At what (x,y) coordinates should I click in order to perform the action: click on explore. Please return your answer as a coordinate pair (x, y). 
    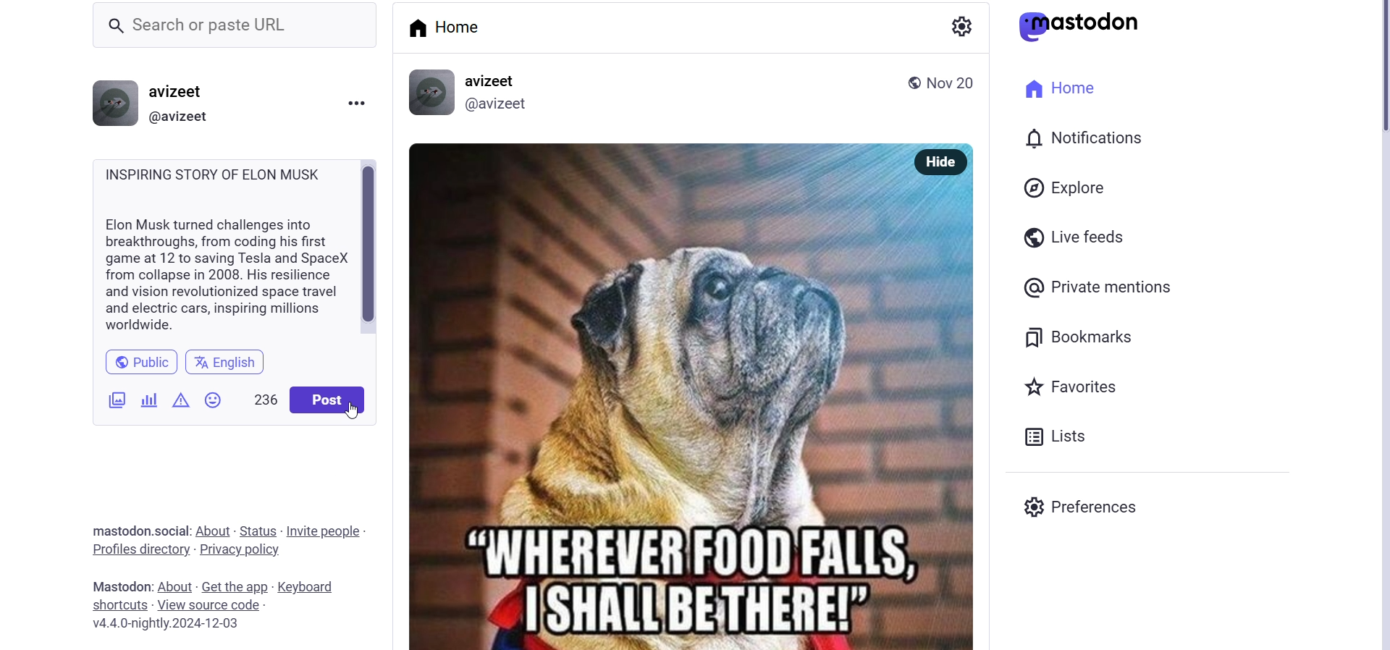
    Looking at the image, I should click on (1063, 188).